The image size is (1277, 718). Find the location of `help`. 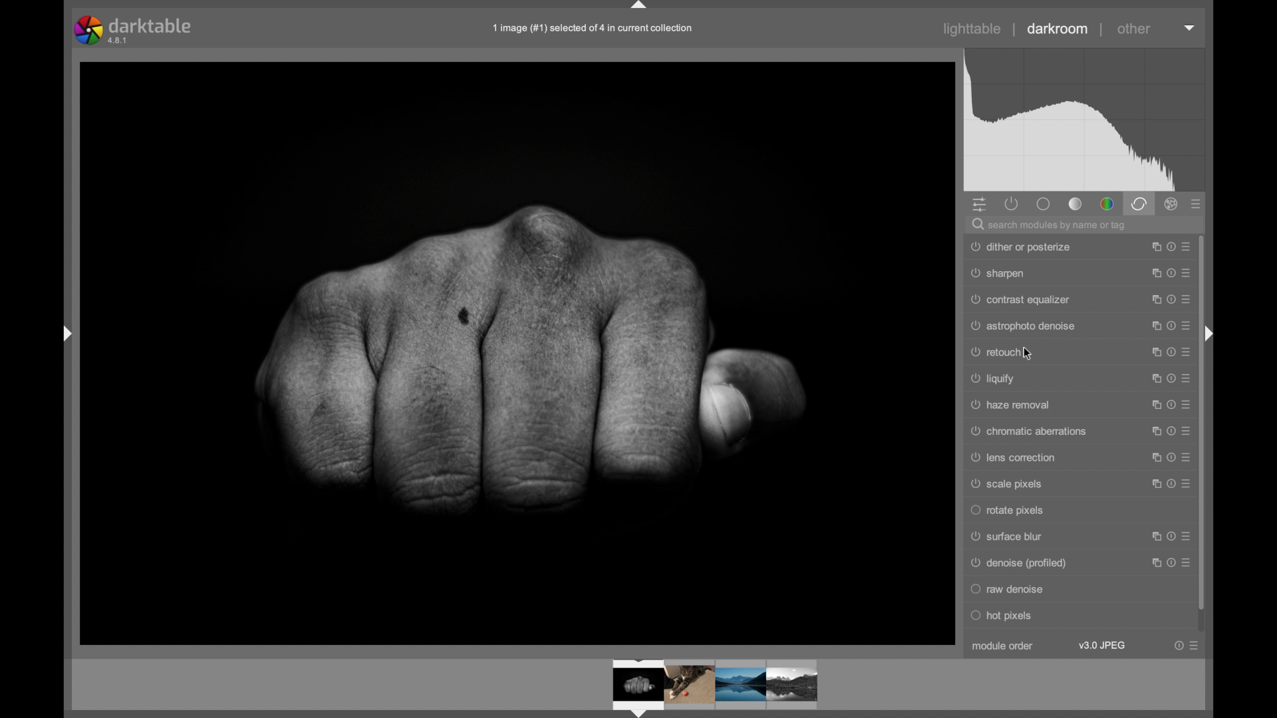

help is located at coordinates (1169, 246).